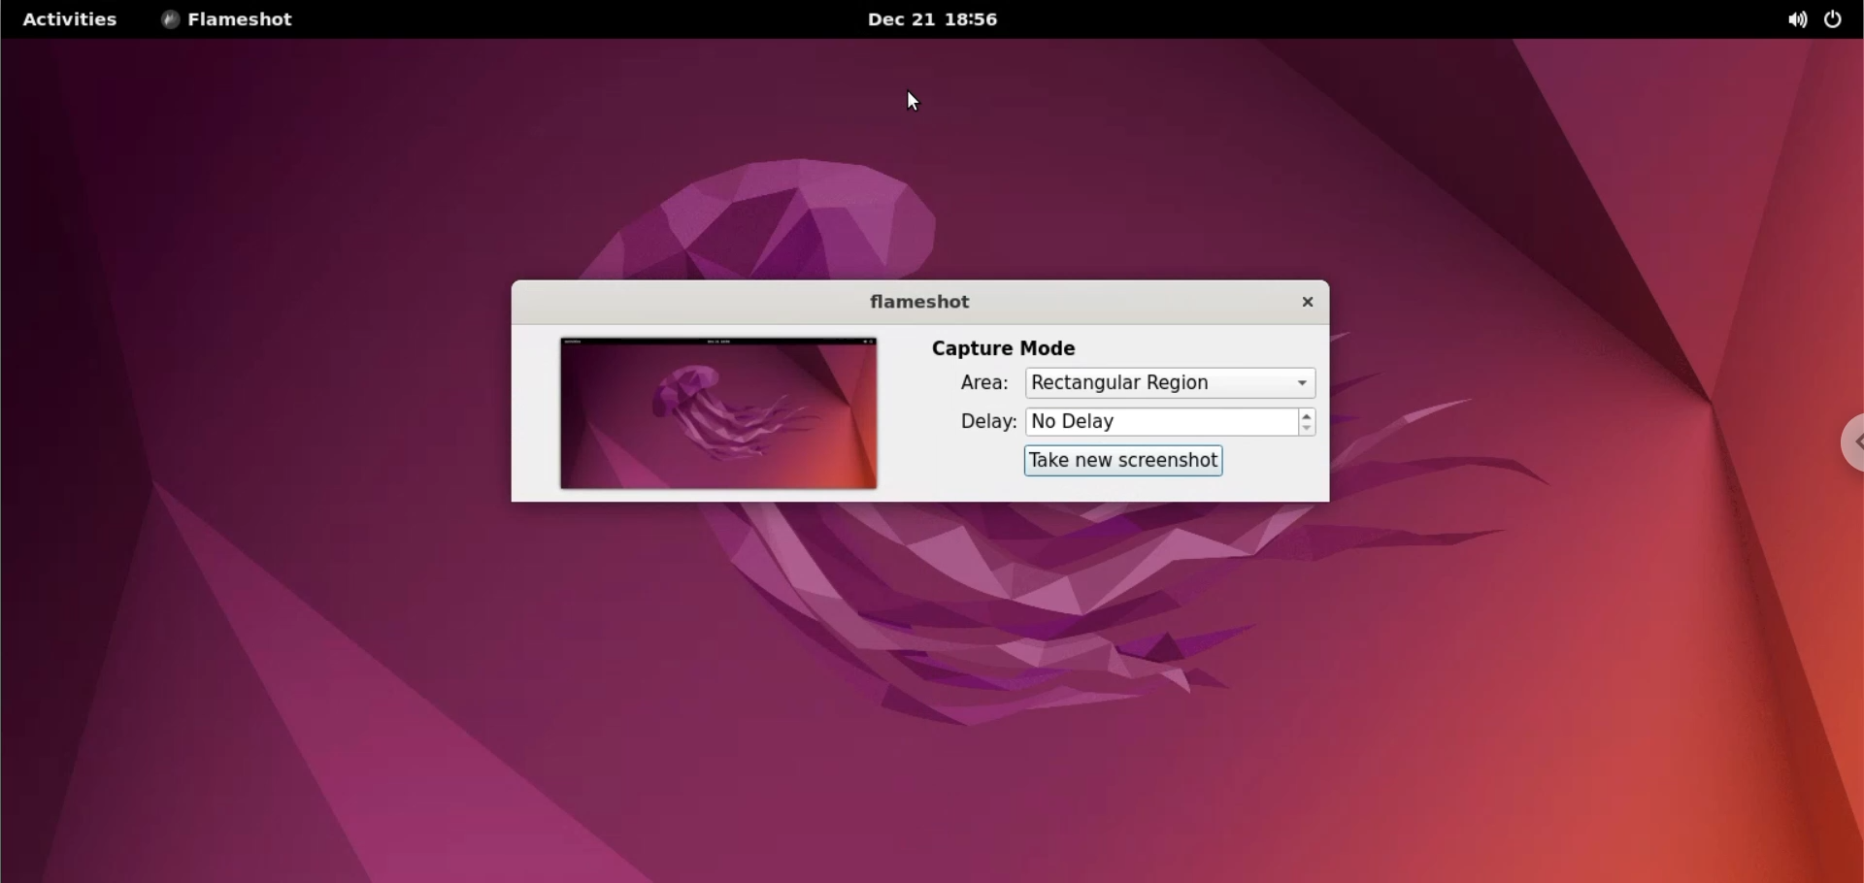 Image resolution: width=1864 pixels, height=883 pixels. Describe the element at coordinates (1161, 423) in the screenshot. I see `No Delay` at that location.